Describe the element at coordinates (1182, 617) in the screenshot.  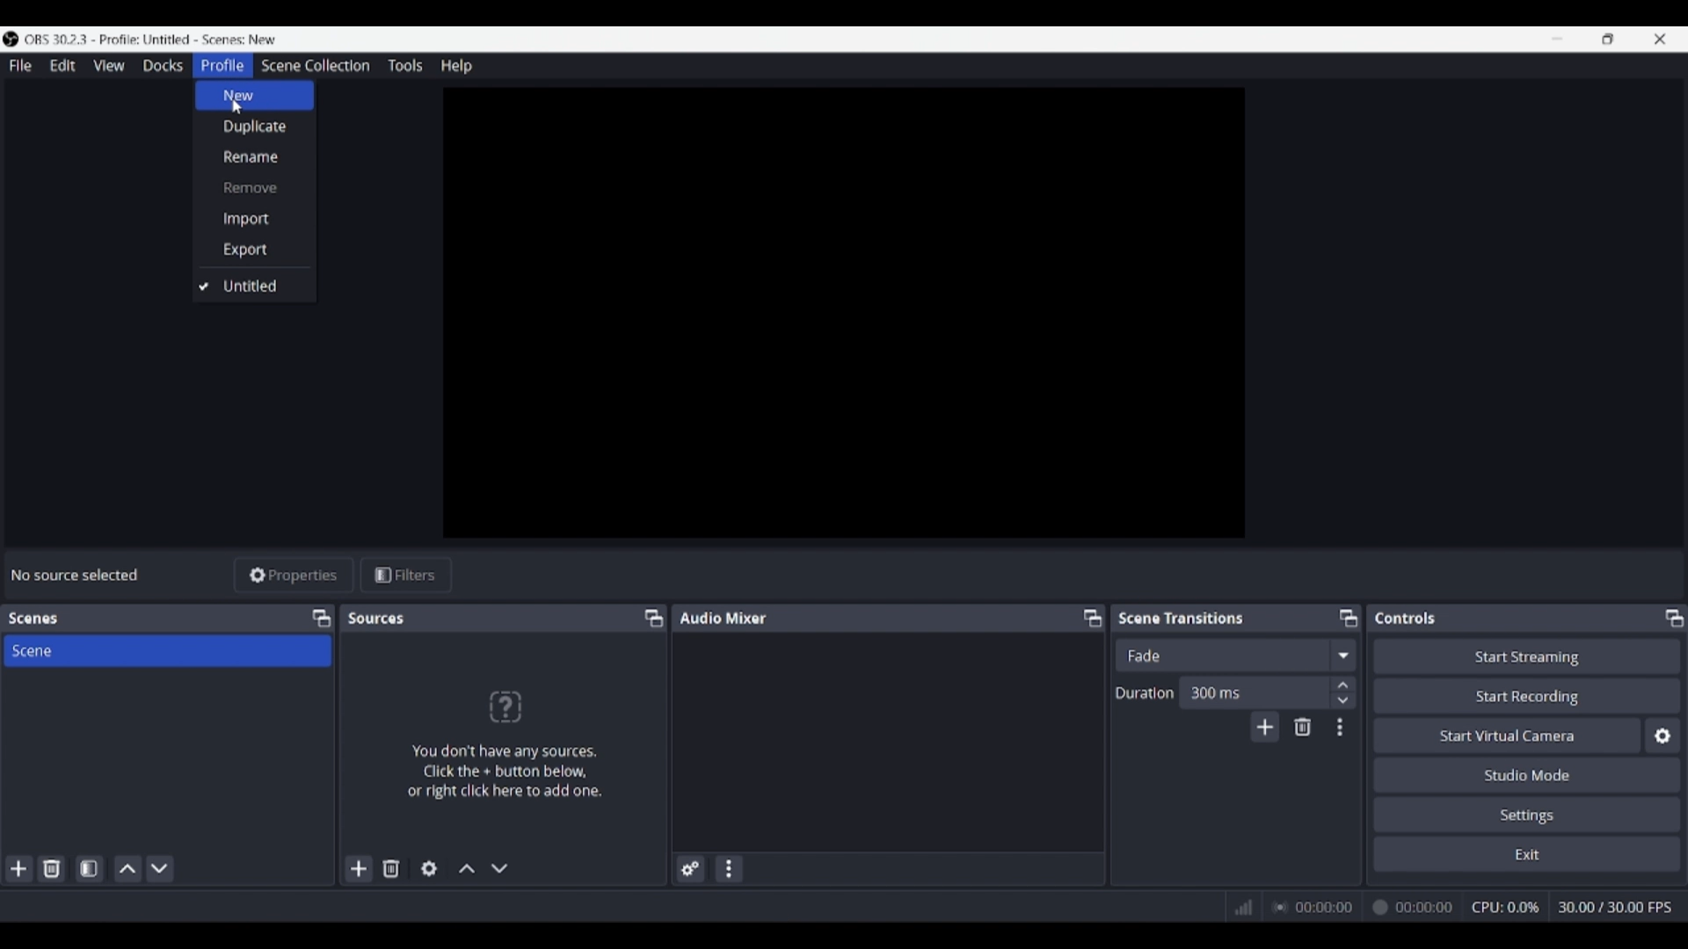
I see `Panel title` at that location.